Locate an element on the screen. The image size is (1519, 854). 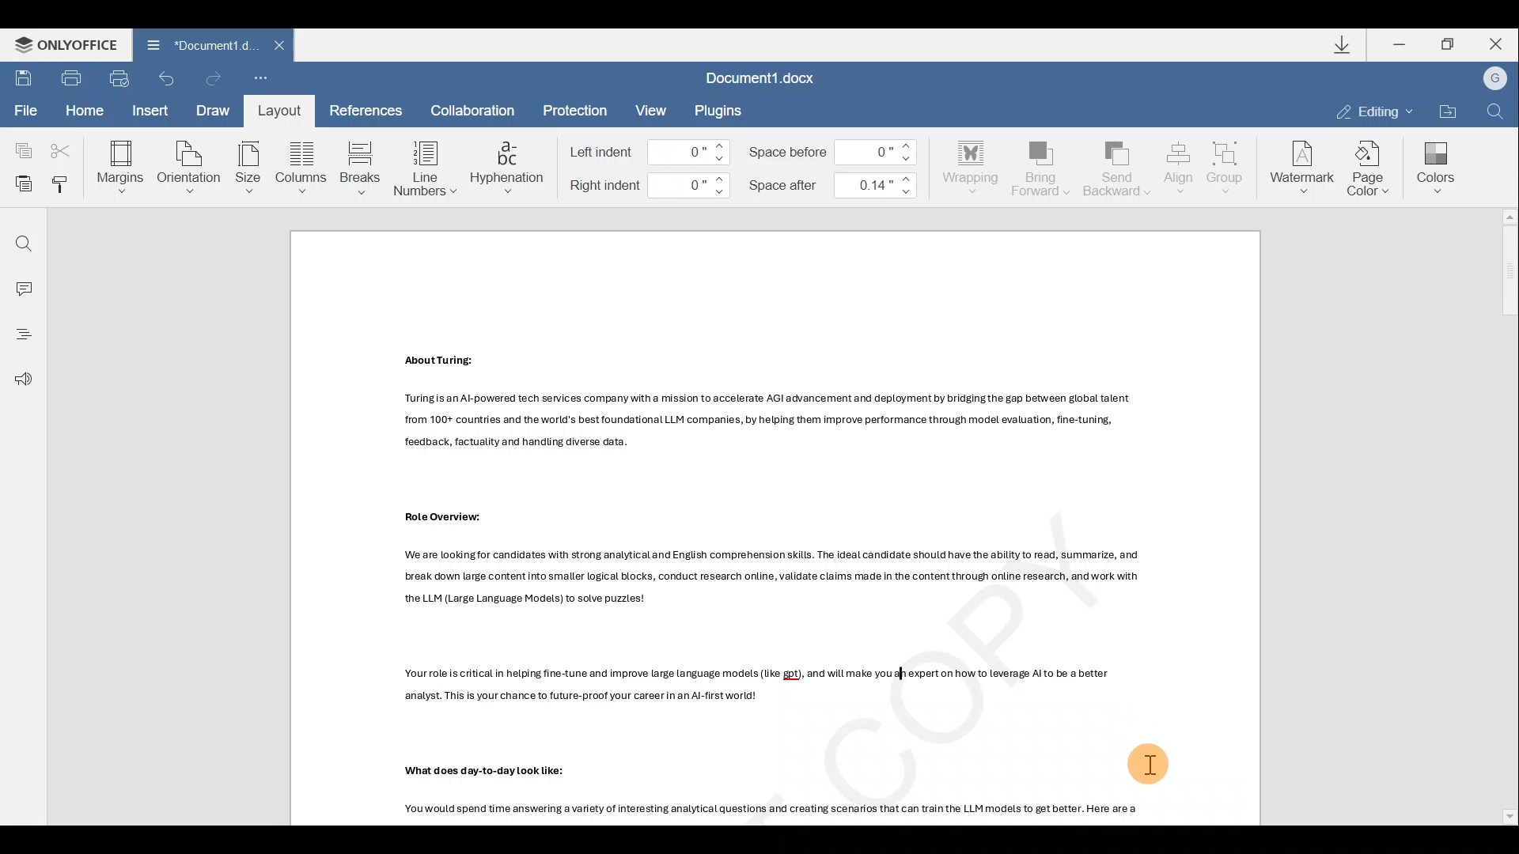
Undo is located at coordinates (169, 78).